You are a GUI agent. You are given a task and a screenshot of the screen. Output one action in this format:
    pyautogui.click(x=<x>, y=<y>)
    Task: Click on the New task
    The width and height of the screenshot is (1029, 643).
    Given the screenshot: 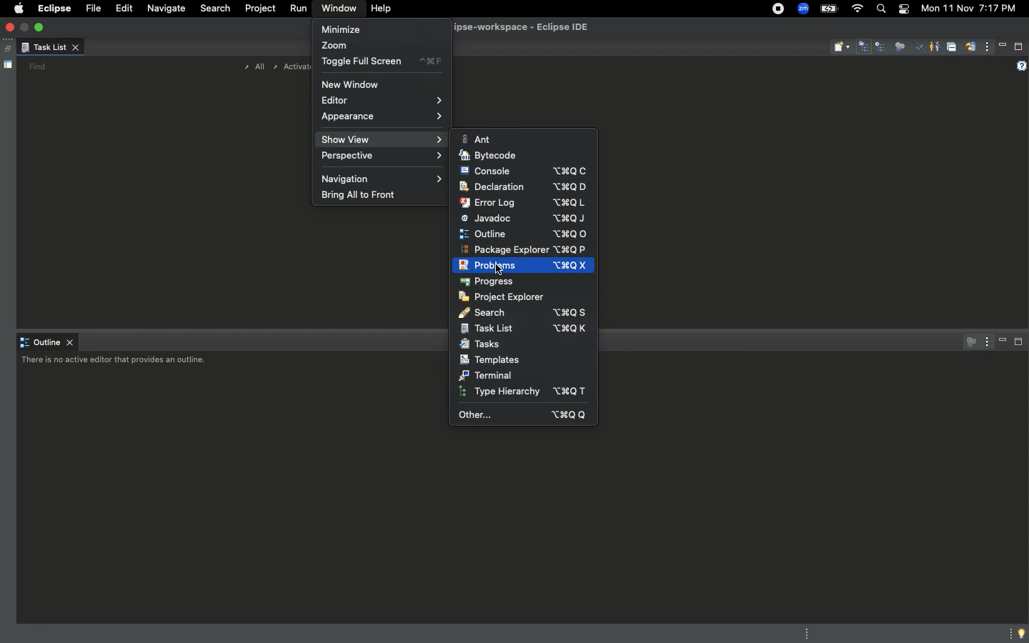 What is the action you would take?
    pyautogui.click(x=842, y=47)
    